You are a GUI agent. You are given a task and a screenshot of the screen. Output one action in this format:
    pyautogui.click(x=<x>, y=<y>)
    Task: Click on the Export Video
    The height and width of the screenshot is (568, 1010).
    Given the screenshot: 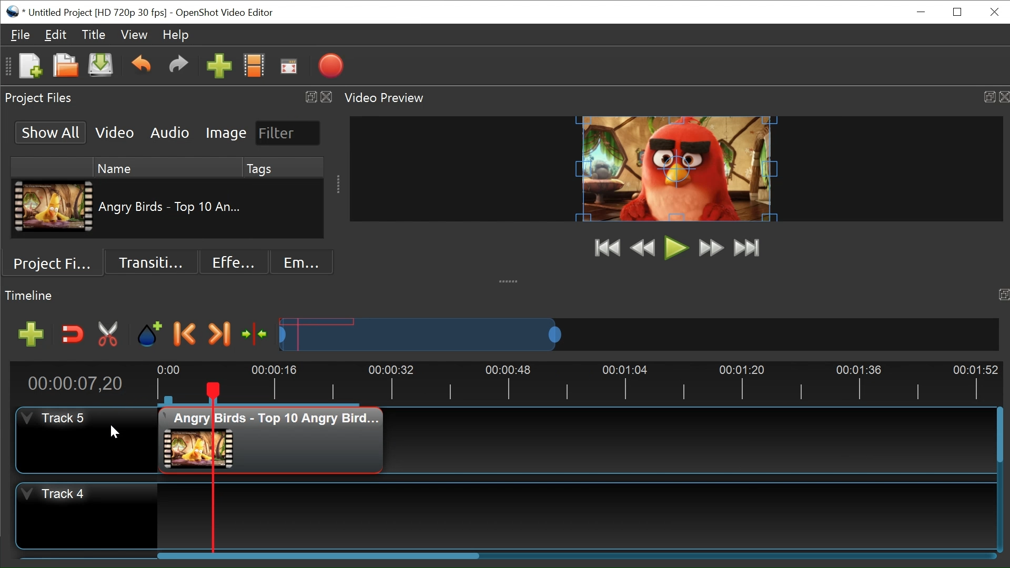 What is the action you would take?
    pyautogui.click(x=330, y=66)
    